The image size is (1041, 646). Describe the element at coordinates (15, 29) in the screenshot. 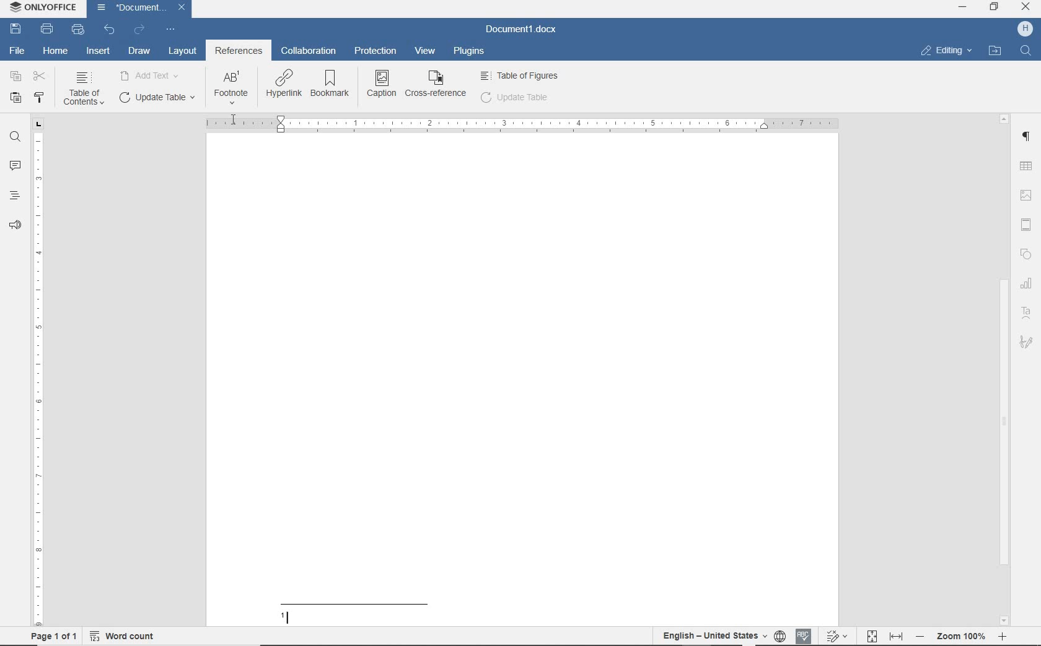

I see `save` at that location.